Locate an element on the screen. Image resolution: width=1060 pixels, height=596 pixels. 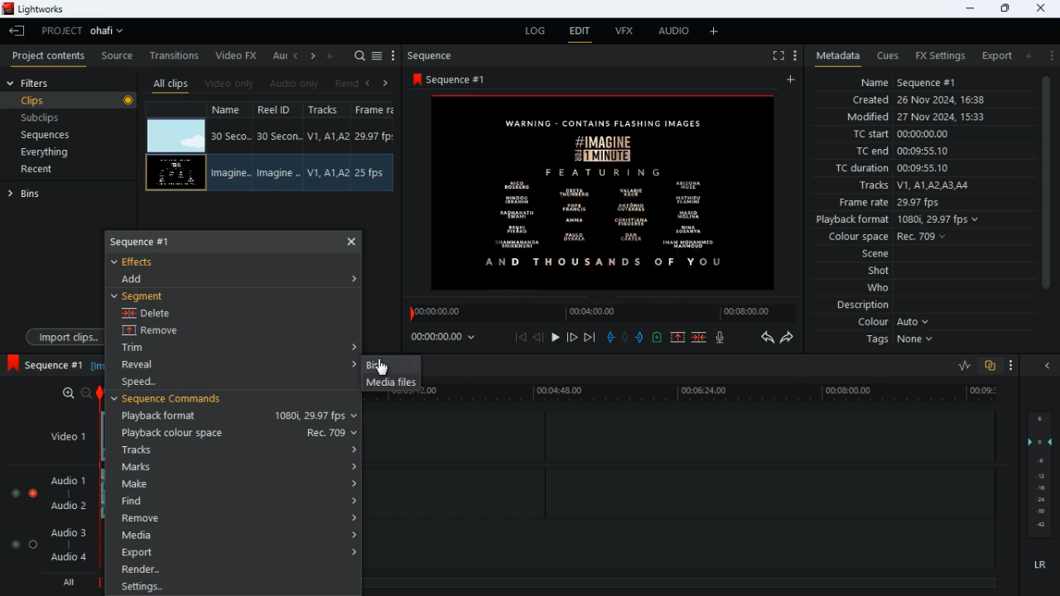
toggle is located at coordinates (32, 544).